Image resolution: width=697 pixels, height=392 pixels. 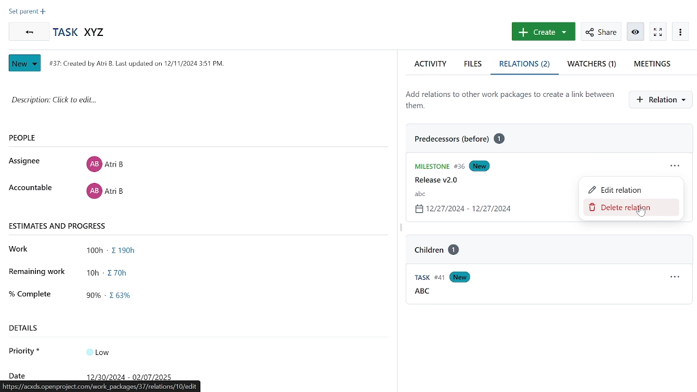 What do you see at coordinates (419, 194) in the screenshot?
I see `task name "abc"` at bounding box center [419, 194].